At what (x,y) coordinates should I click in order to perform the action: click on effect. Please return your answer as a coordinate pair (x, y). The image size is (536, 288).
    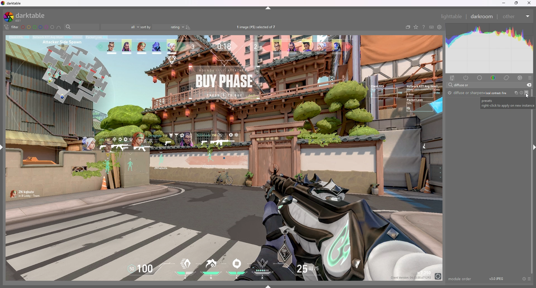
    Looking at the image, I should click on (520, 78).